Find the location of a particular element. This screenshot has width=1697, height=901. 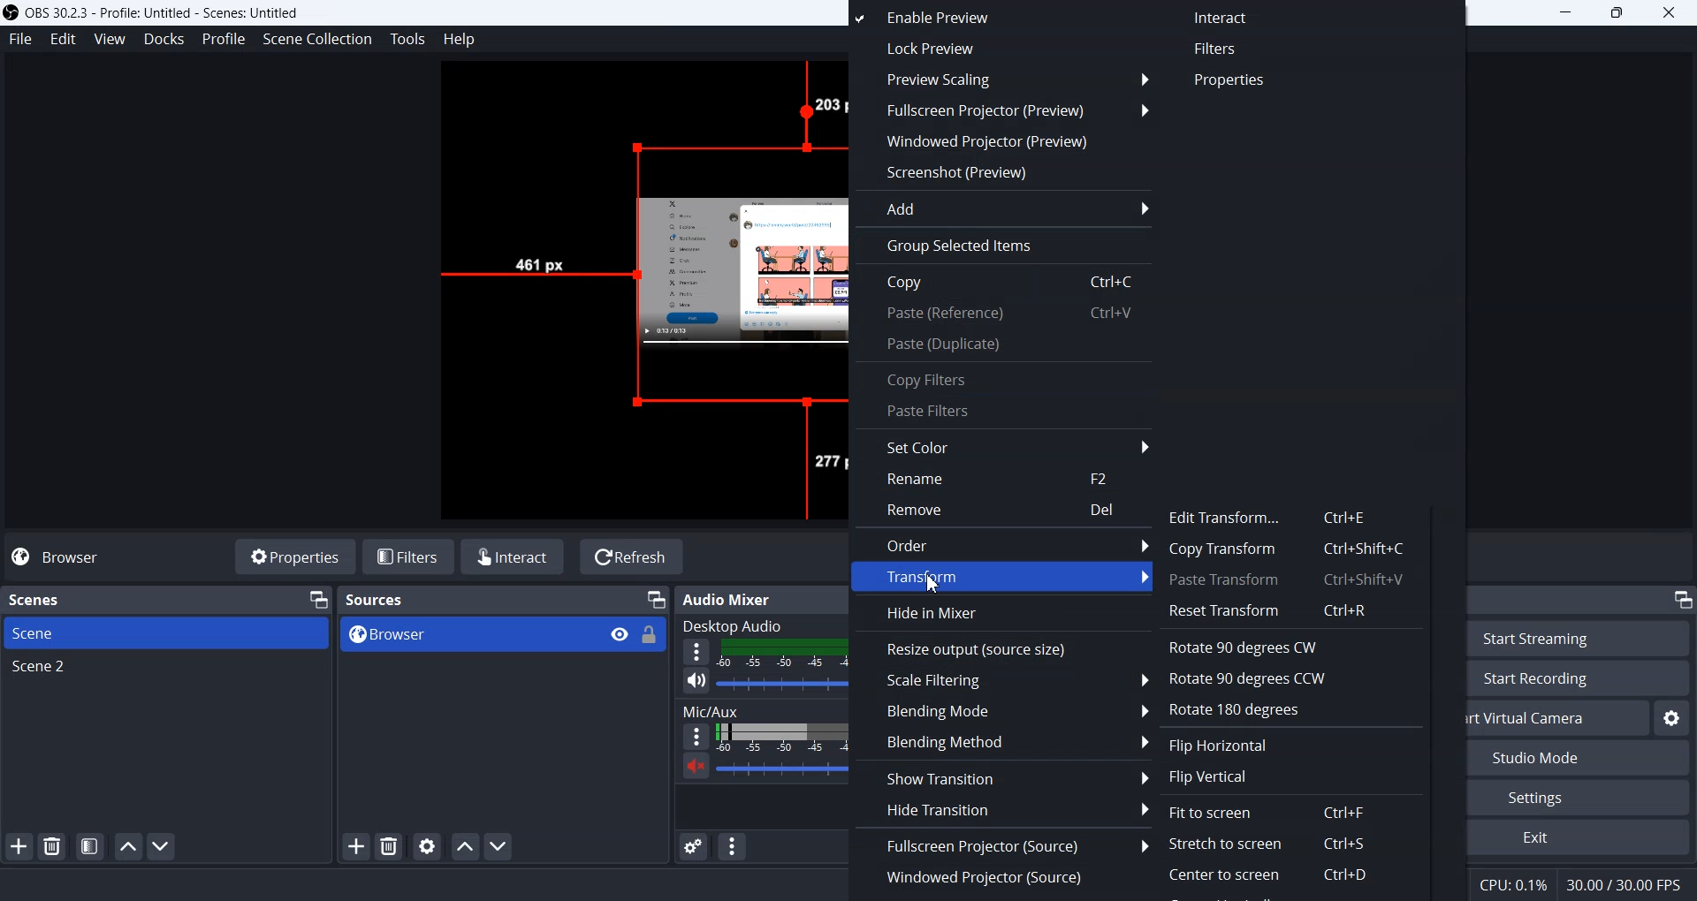

Settings is located at coordinates (1577, 796).